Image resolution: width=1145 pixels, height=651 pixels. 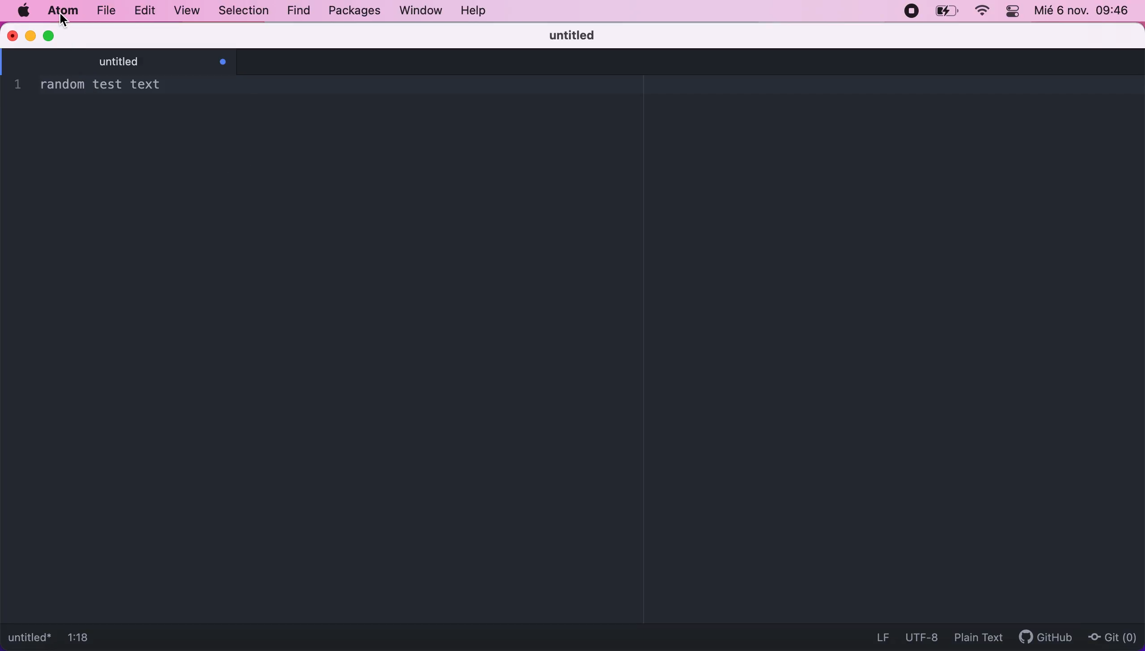 I want to click on 1:18, so click(x=87, y=637).